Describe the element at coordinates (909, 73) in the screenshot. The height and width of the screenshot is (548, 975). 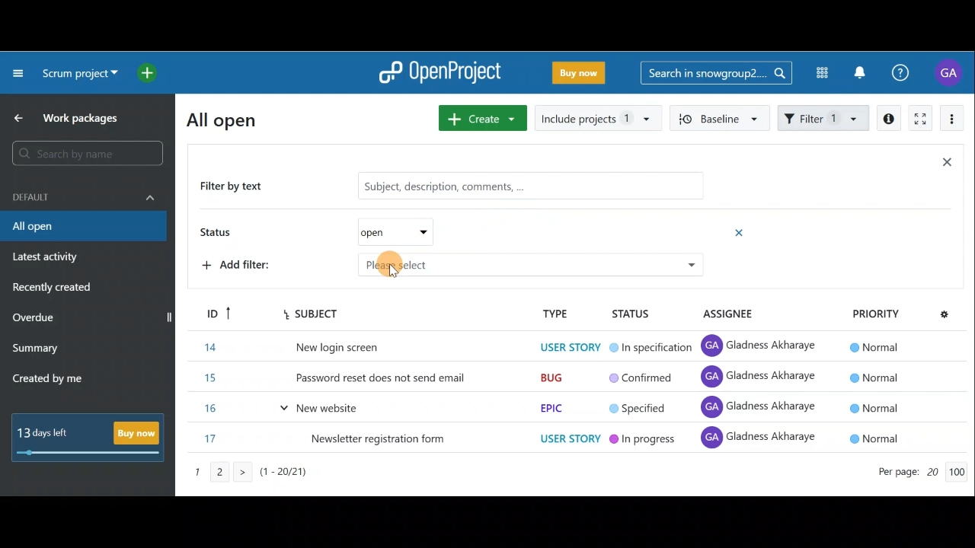
I see `Help` at that location.